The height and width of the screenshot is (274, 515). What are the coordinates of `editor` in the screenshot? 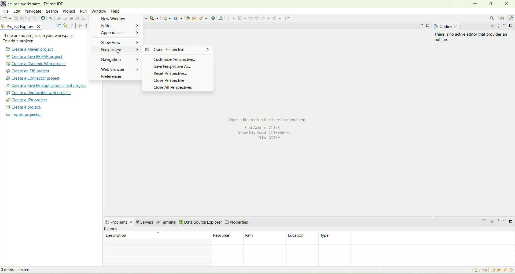 It's located at (120, 26).